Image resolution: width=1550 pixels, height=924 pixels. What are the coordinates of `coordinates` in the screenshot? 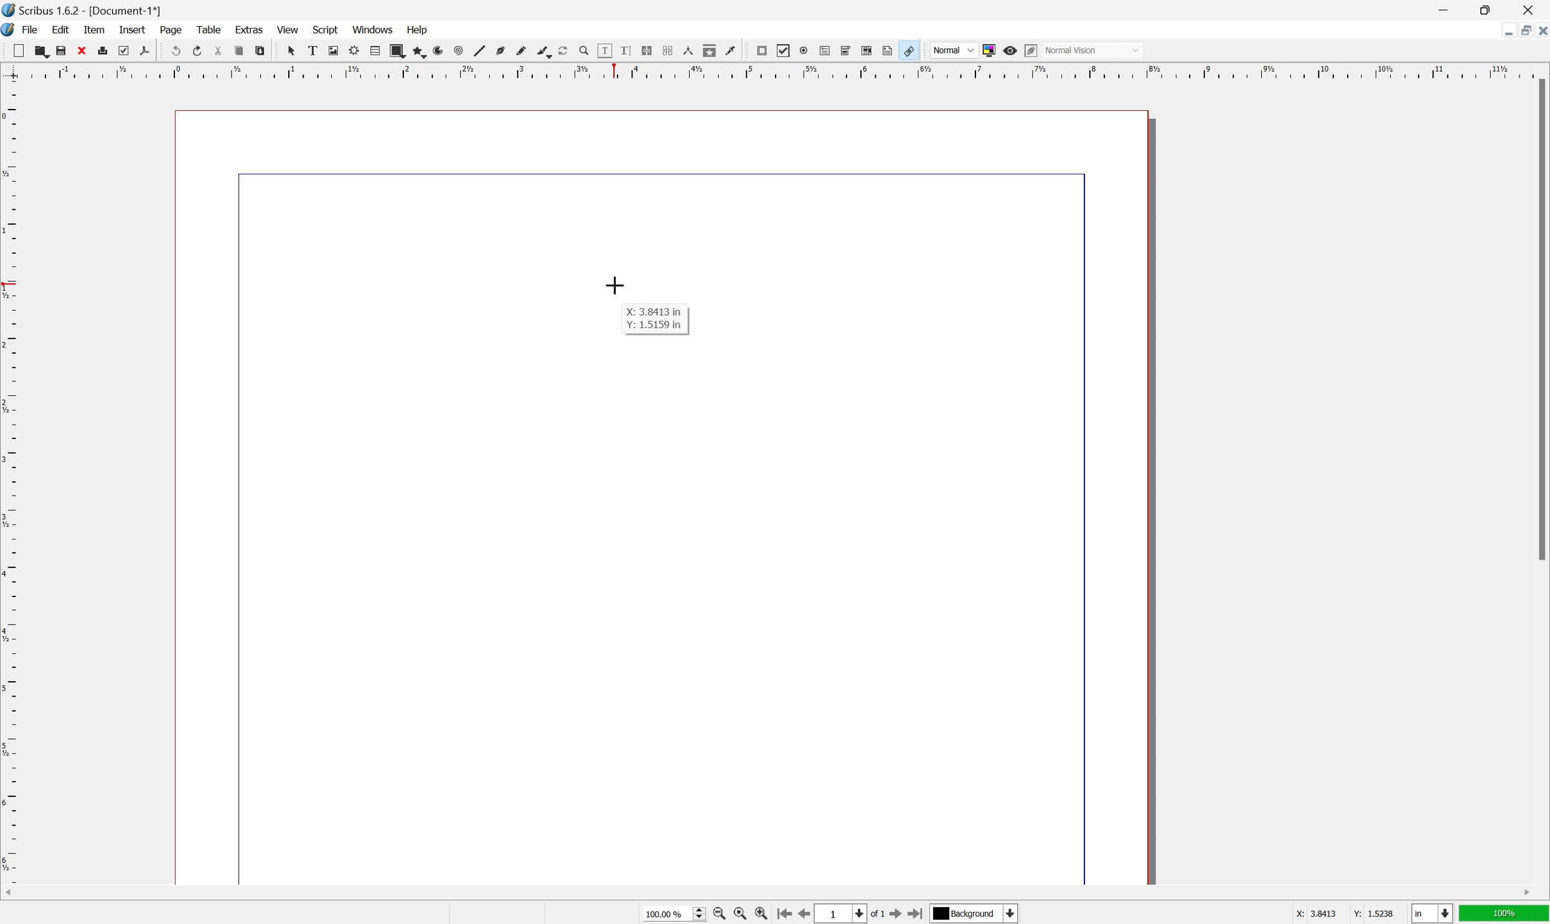 It's located at (1334, 914).